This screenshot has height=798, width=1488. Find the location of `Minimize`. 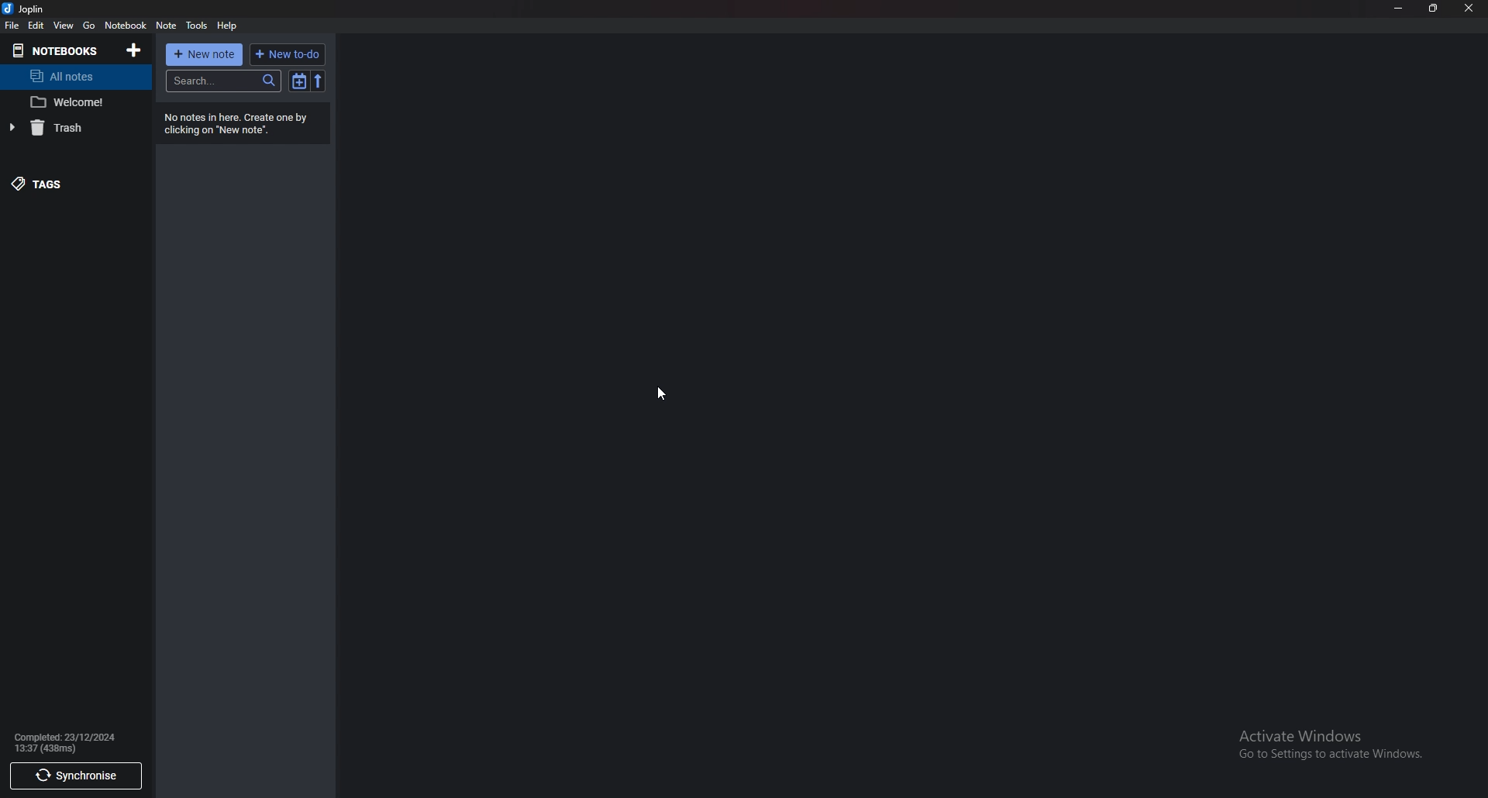

Minimize is located at coordinates (1397, 9).